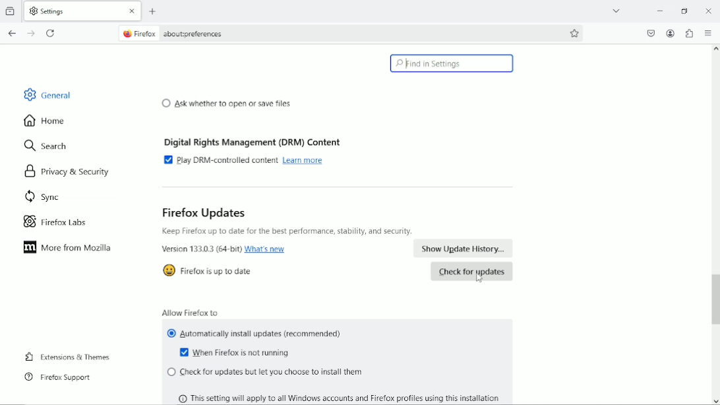  Describe the element at coordinates (452, 63) in the screenshot. I see `find in settings` at that location.